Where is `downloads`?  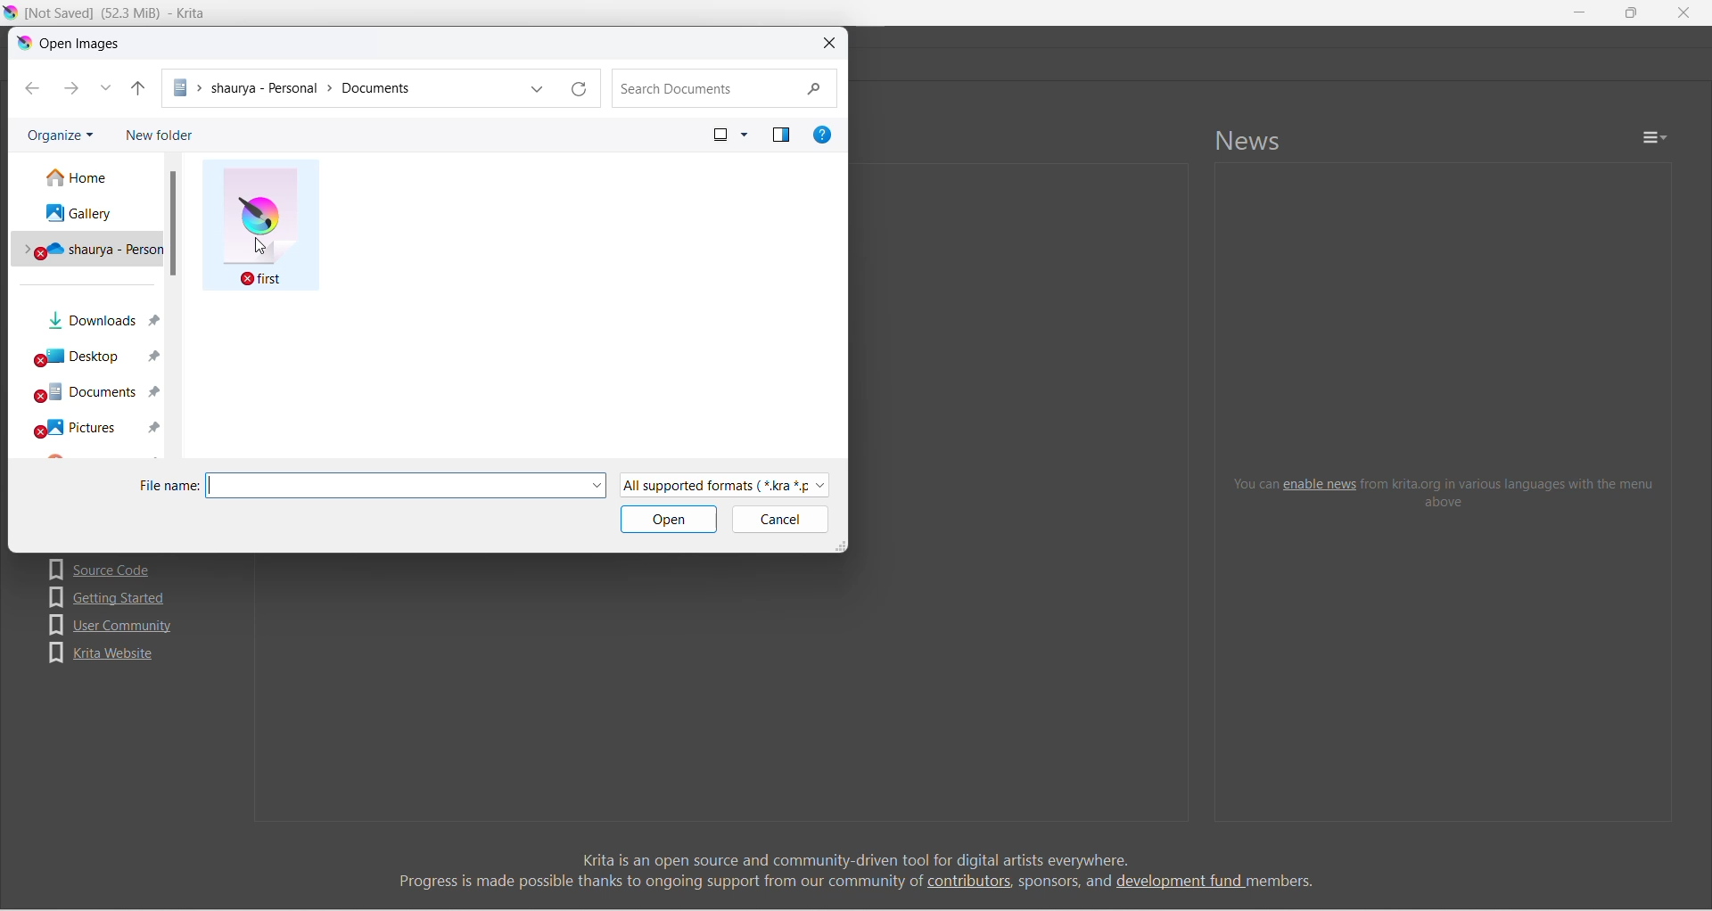
downloads is located at coordinates (95, 315).